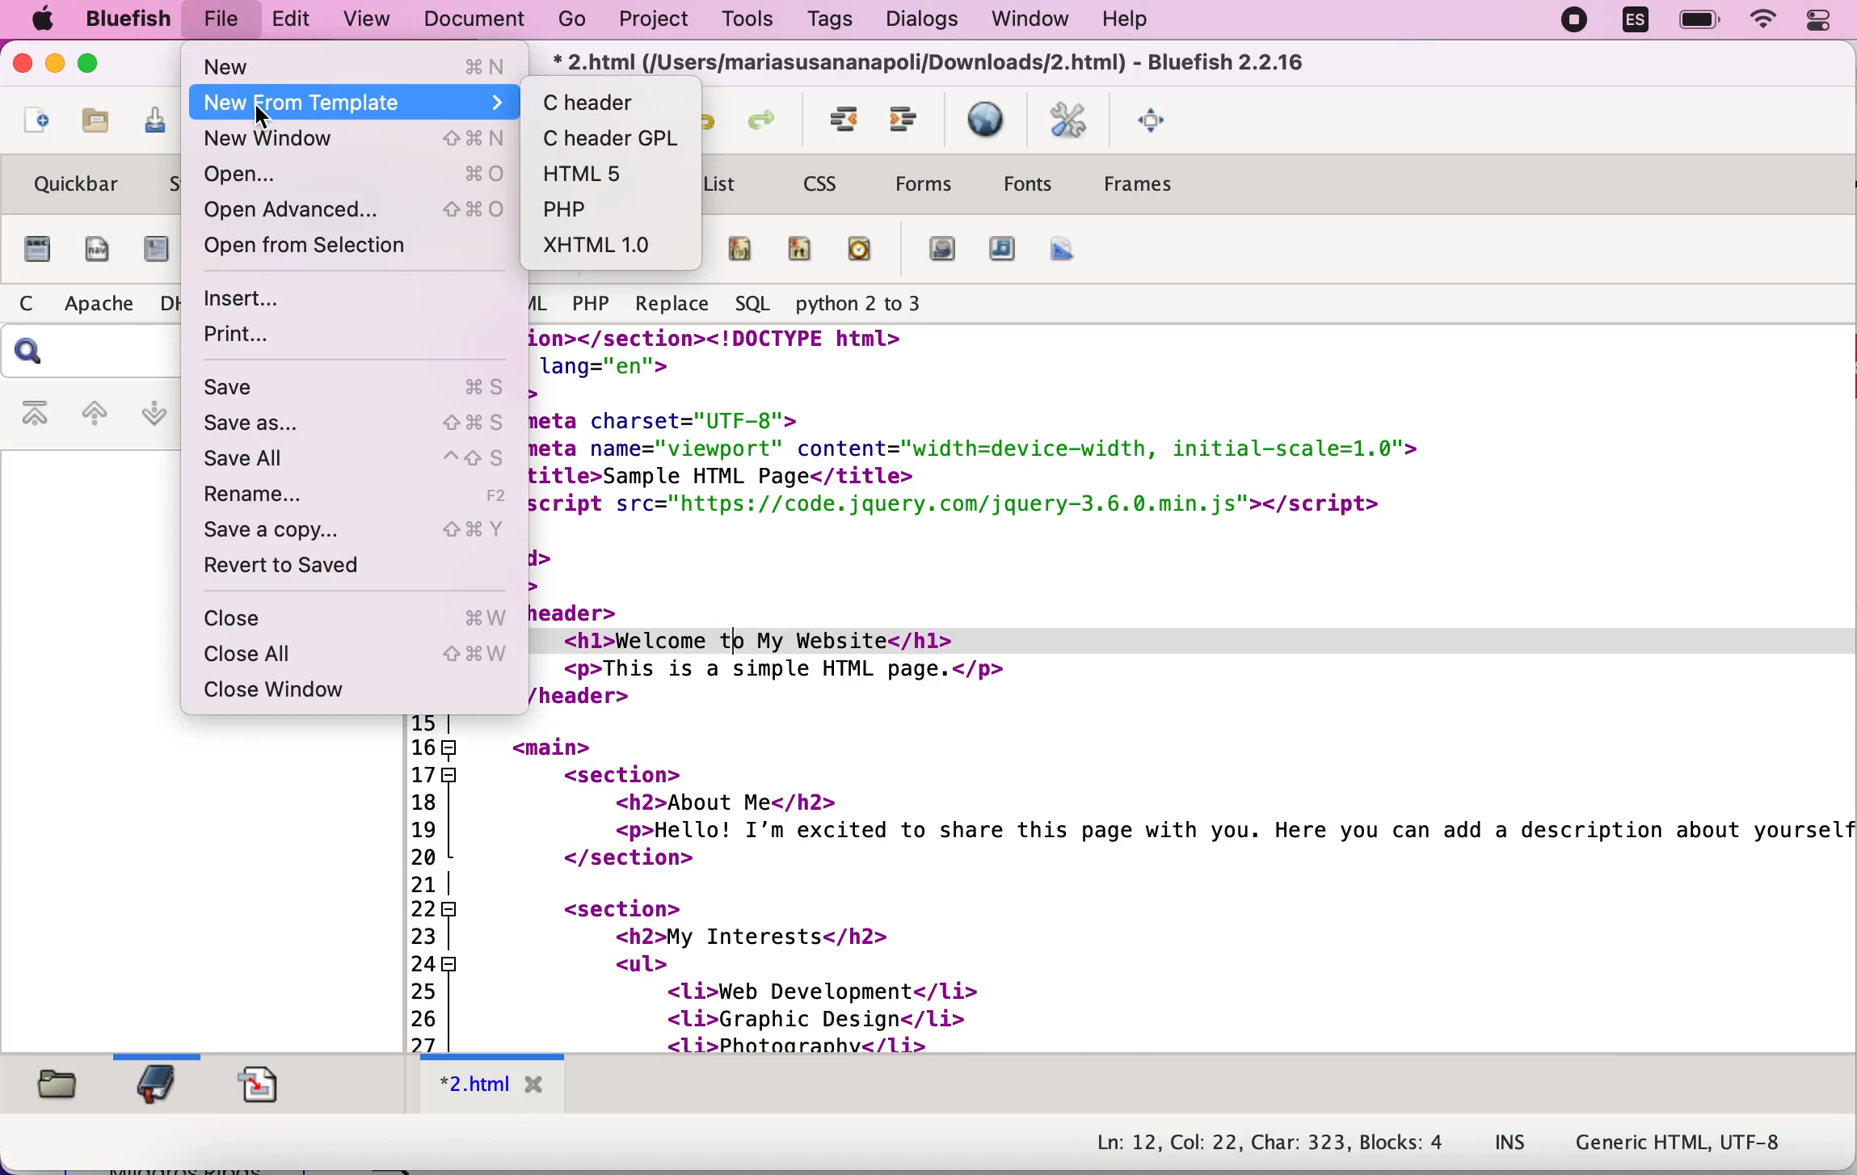  What do you see at coordinates (170, 301) in the screenshot?
I see `DH` at bounding box center [170, 301].